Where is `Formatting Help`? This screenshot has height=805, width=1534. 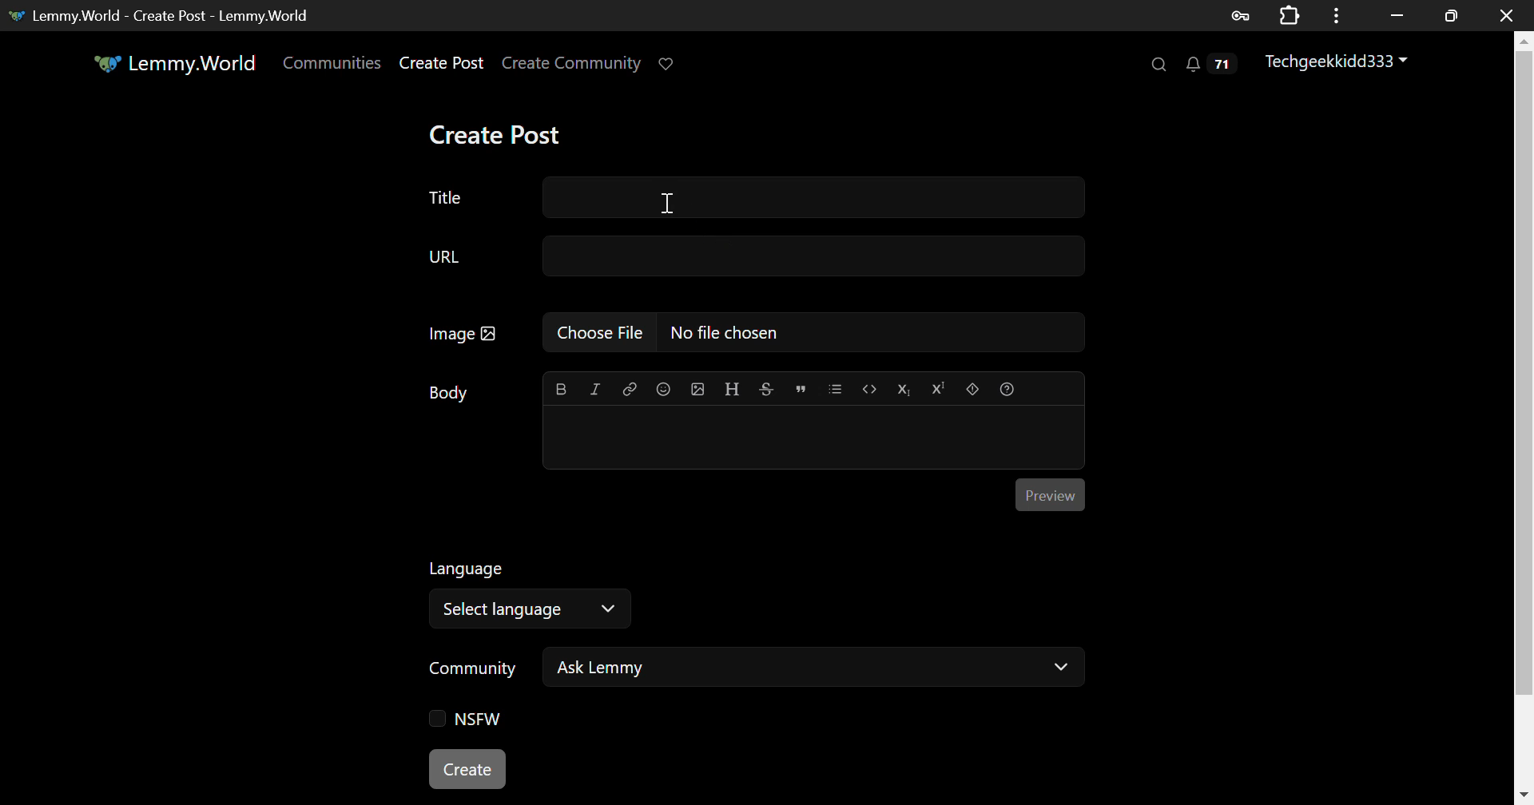
Formatting Help is located at coordinates (1006, 389).